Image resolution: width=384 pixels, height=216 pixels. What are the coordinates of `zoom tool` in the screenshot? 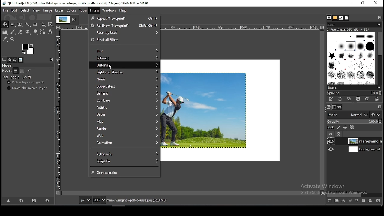 It's located at (12, 39).